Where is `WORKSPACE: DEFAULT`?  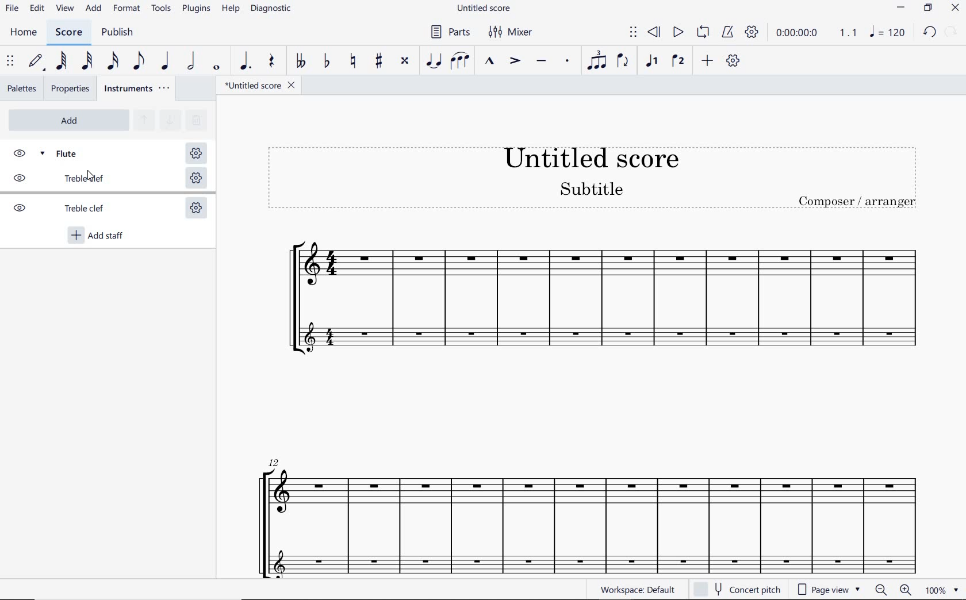
WORKSPACE: DEFAULT is located at coordinates (640, 590).